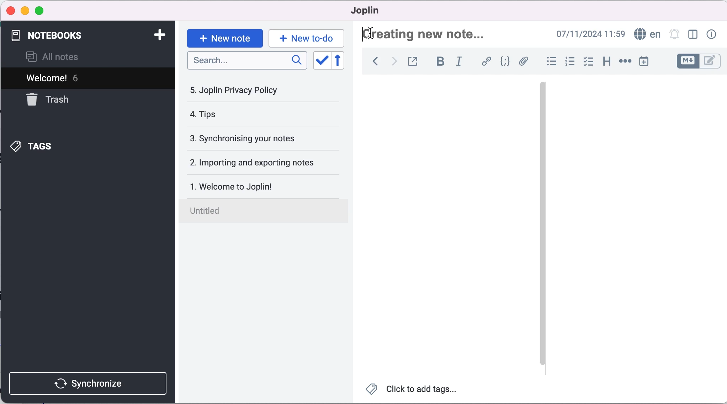  I want to click on synchronize, so click(87, 382).